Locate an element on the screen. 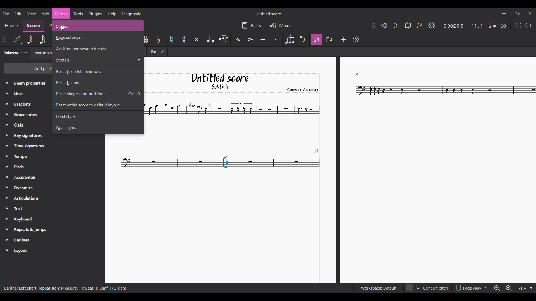  Default is located at coordinates (18, 40).